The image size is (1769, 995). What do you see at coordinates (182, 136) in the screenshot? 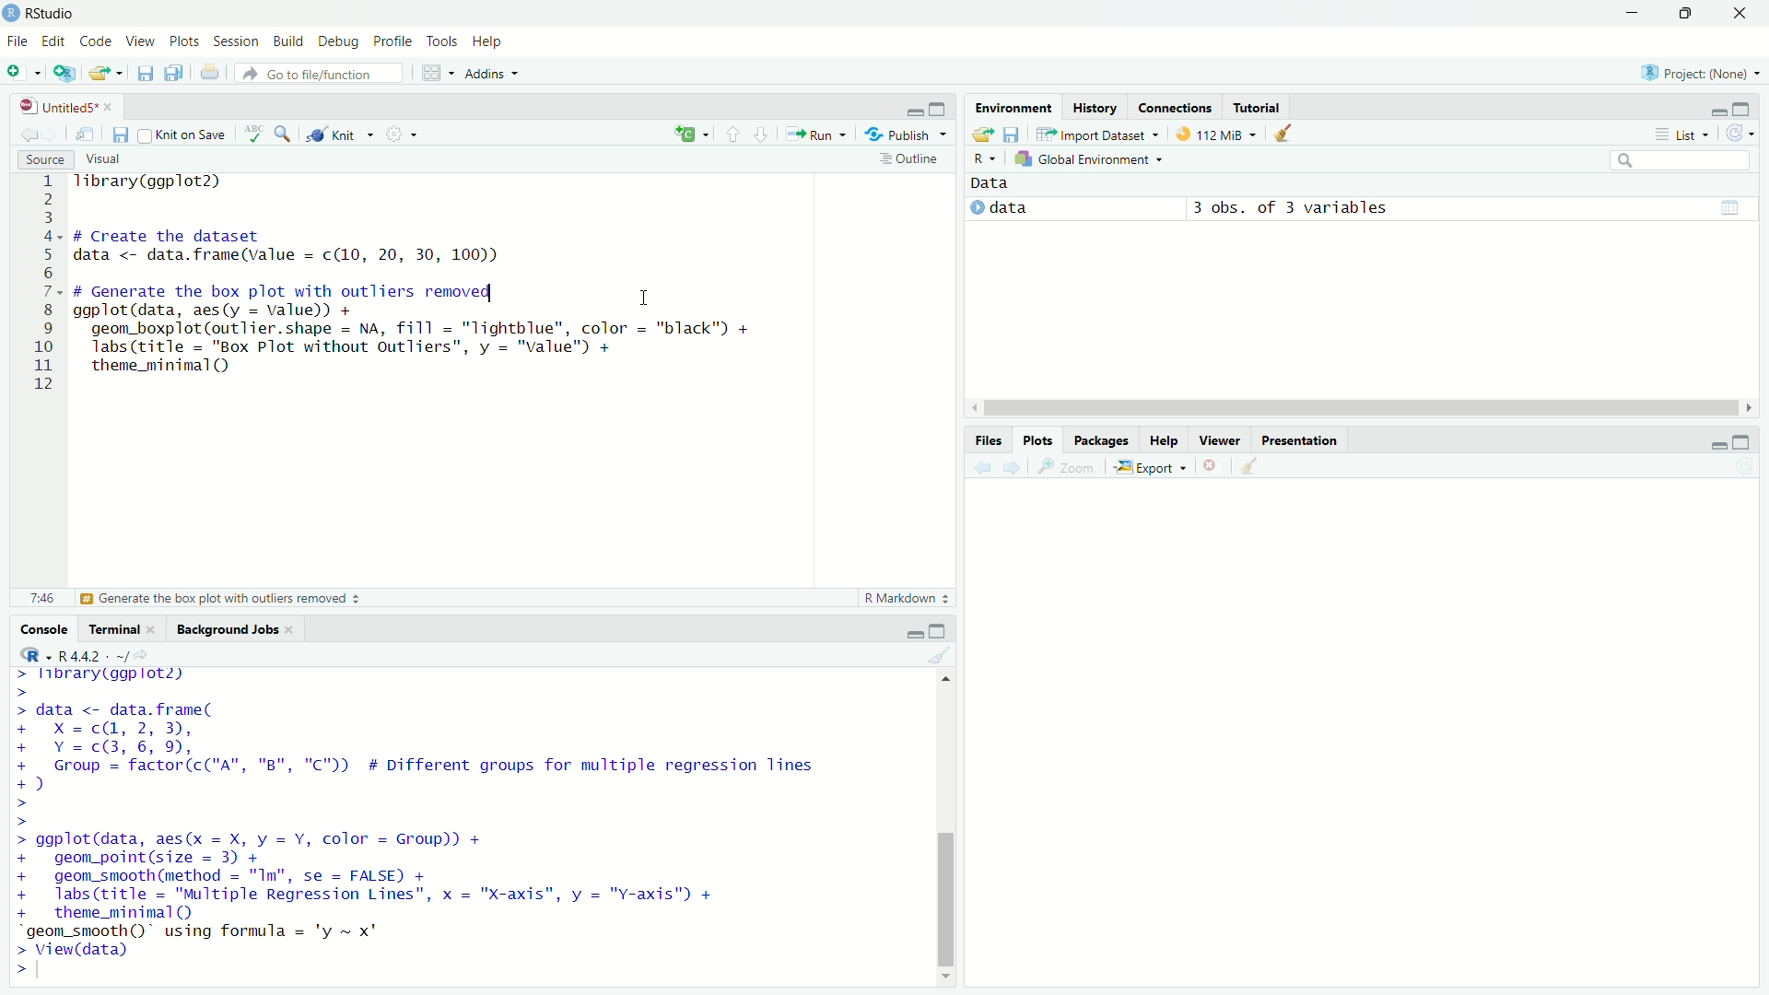
I see `Knit on Save` at bounding box center [182, 136].